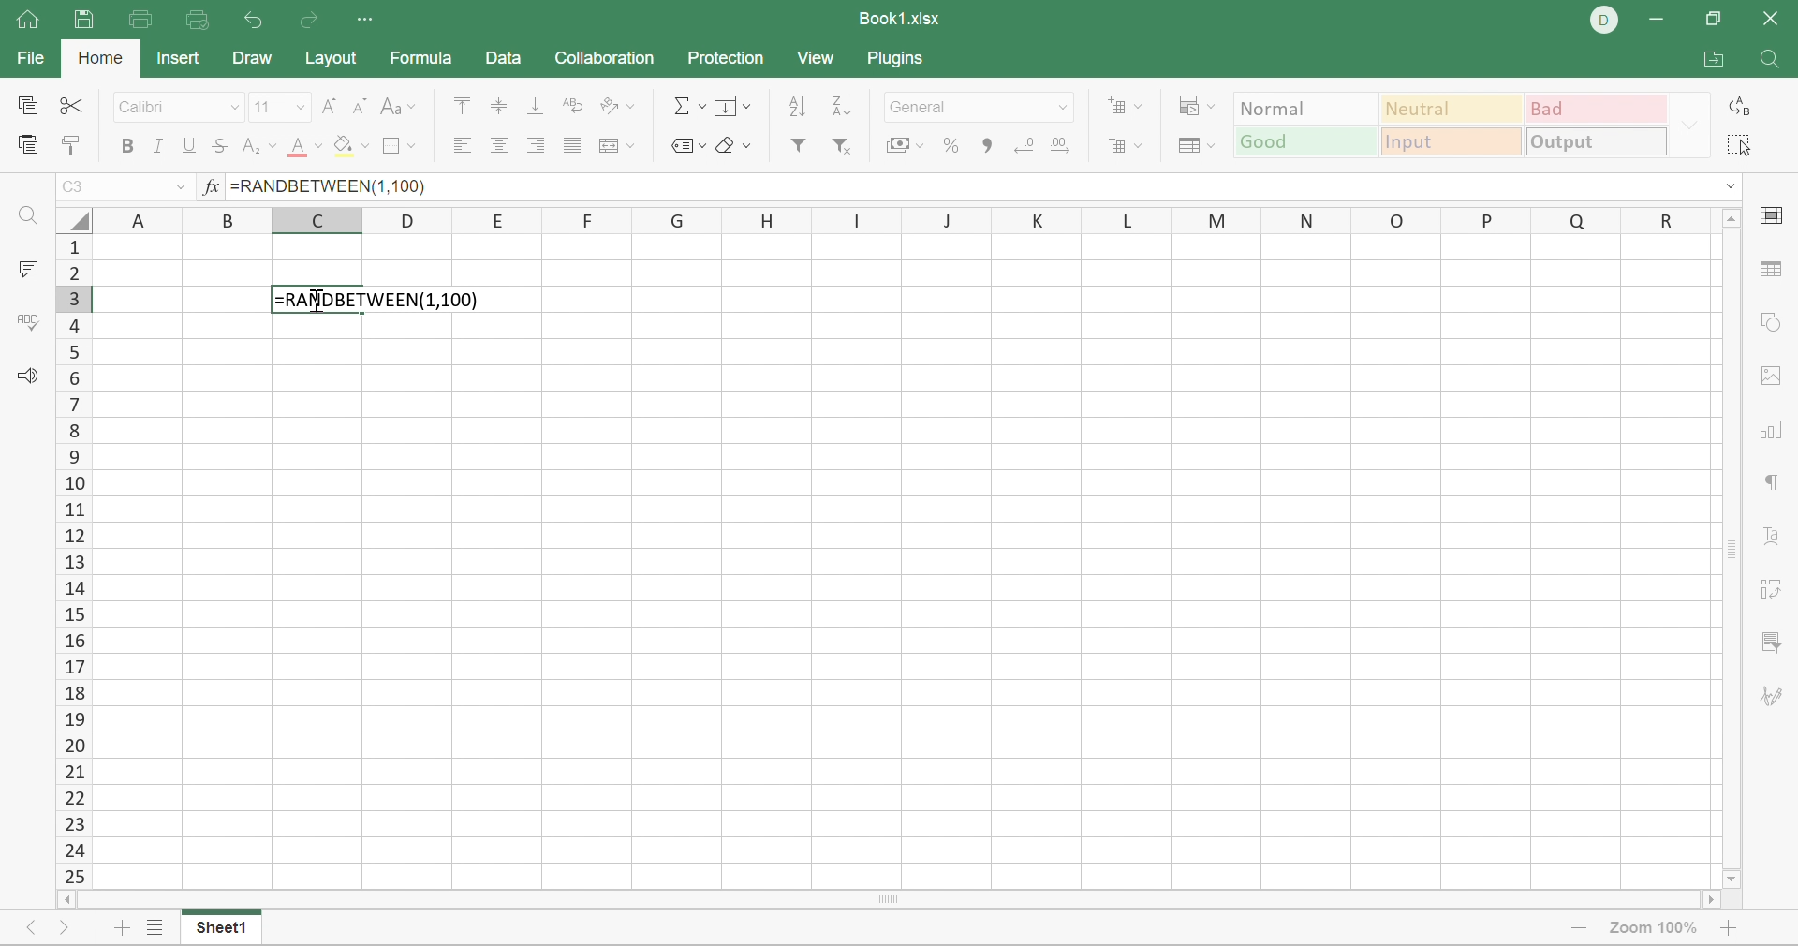 The image size is (1798, 946). Describe the element at coordinates (1606, 21) in the screenshot. I see `DELL` at that location.